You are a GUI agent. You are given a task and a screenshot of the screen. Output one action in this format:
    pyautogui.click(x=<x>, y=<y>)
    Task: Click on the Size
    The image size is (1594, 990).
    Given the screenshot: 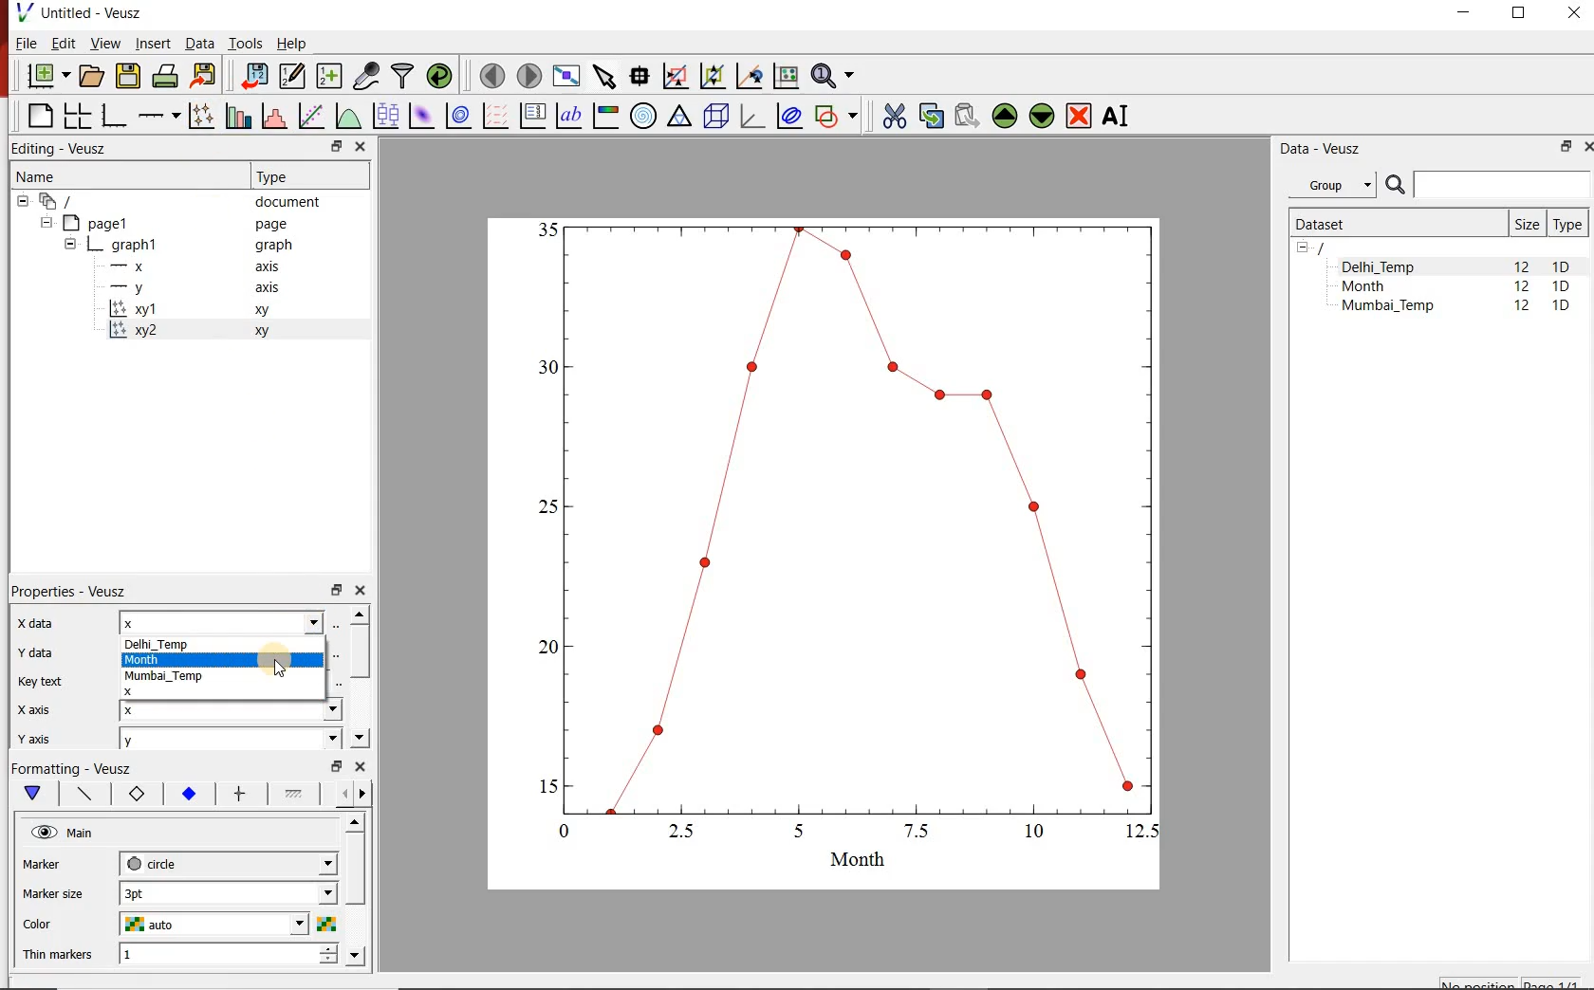 What is the action you would take?
    pyautogui.click(x=1527, y=224)
    